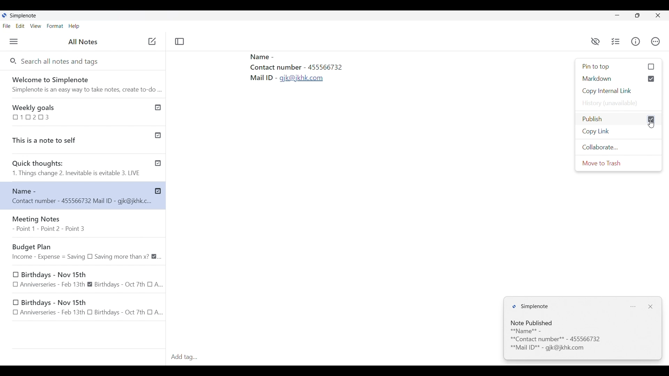 The image size is (669, 376). Describe the element at coordinates (619, 91) in the screenshot. I see `Copy internal link` at that location.